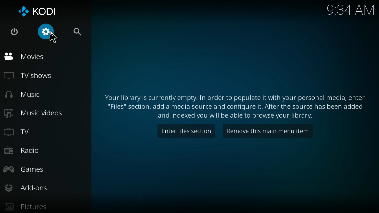 This screenshot has height=213, width=379. Describe the element at coordinates (34, 76) in the screenshot. I see `tv shows` at that location.